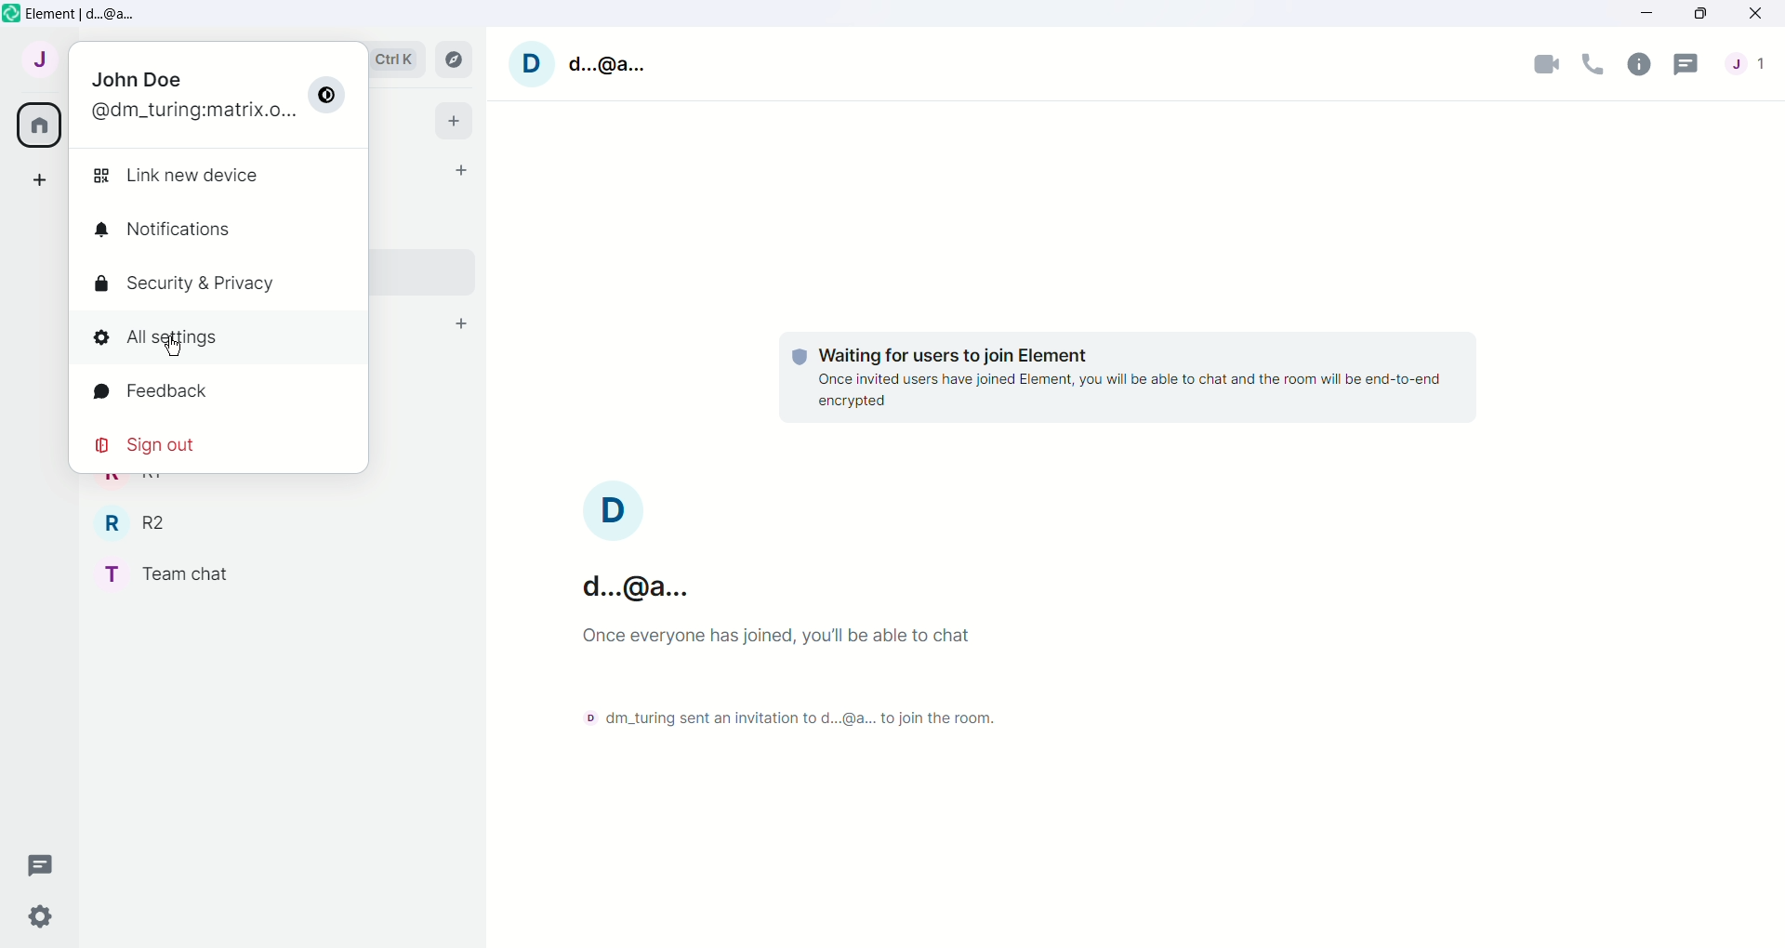 Image resolution: width=1785 pixels, height=948 pixels. Describe the element at coordinates (614, 510) in the screenshot. I see `Profile image` at that location.